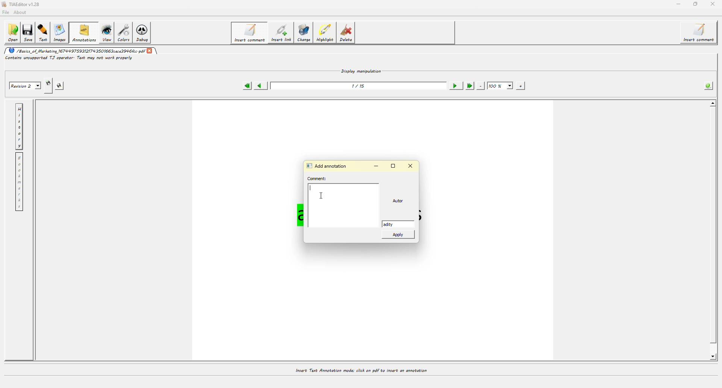  I want to click on Autor, so click(400, 201).